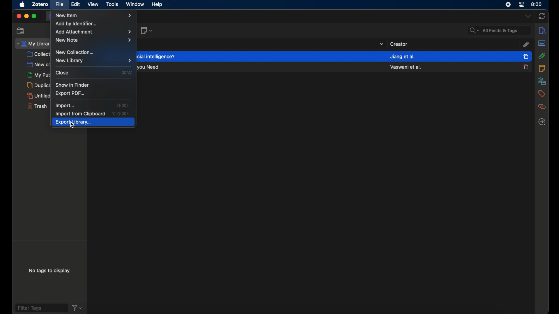 This screenshot has width=559, height=314. Describe the element at coordinates (81, 114) in the screenshot. I see `import from clipboard` at that location.